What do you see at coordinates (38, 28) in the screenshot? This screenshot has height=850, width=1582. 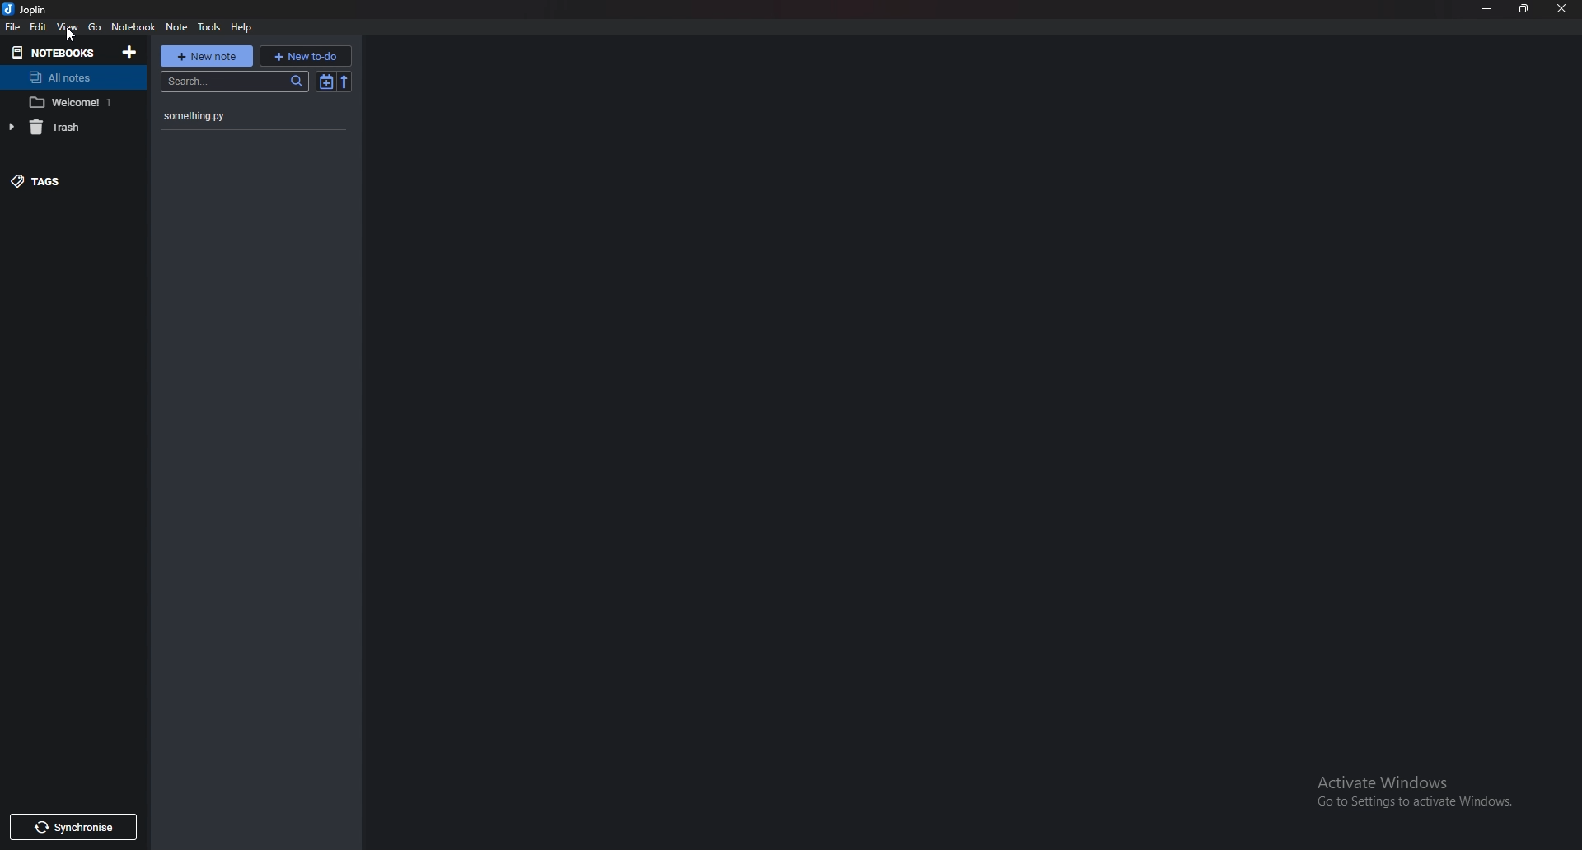 I see `edit` at bounding box center [38, 28].